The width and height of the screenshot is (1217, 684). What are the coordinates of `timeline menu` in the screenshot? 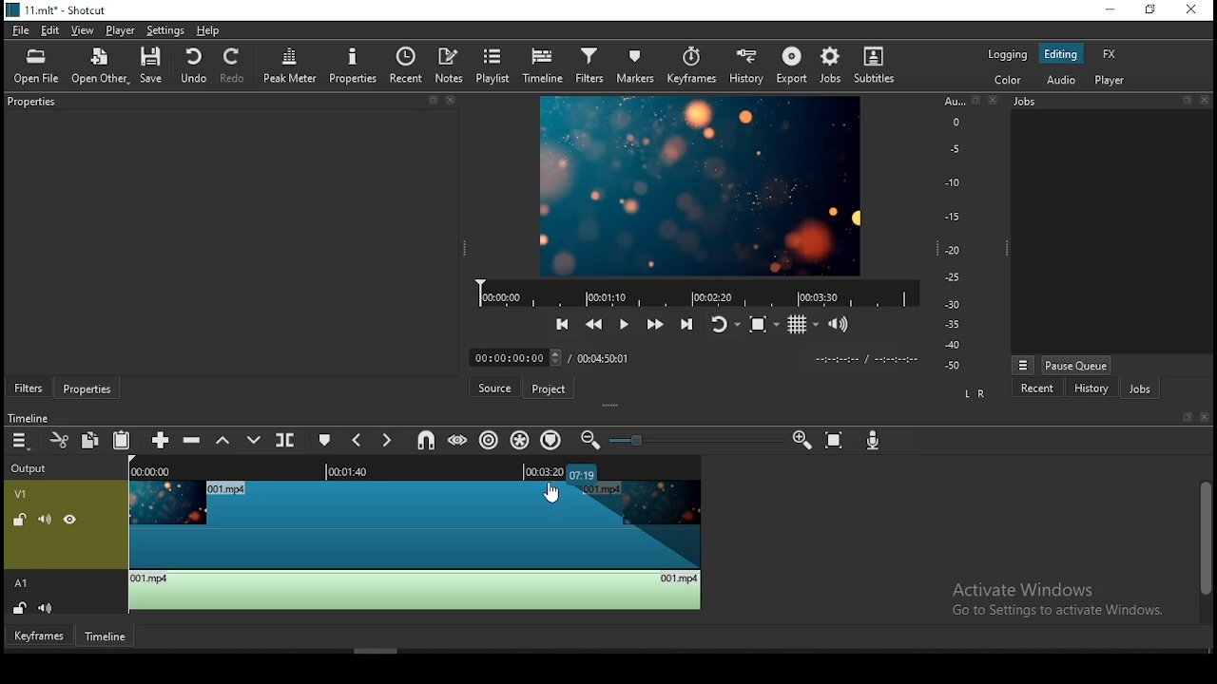 It's located at (19, 441).